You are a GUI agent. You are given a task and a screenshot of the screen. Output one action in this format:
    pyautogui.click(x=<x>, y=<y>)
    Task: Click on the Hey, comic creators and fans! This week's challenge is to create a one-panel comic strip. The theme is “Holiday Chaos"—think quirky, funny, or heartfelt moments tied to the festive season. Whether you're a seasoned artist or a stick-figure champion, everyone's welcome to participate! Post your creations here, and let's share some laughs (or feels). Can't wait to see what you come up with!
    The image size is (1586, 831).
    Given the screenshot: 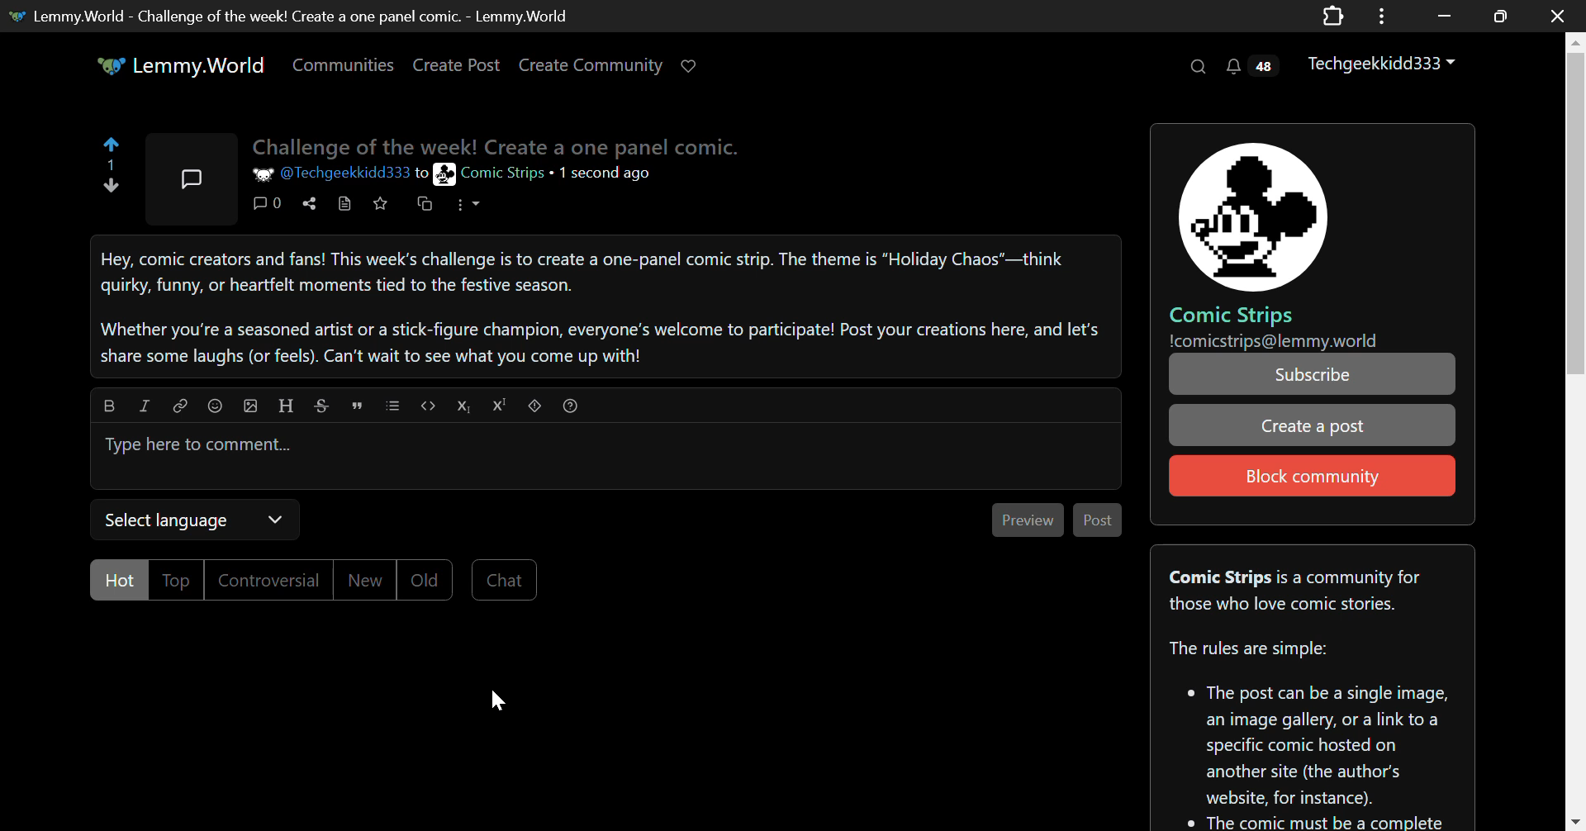 What is the action you would take?
    pyautogui.click(x=601, y=306)
    